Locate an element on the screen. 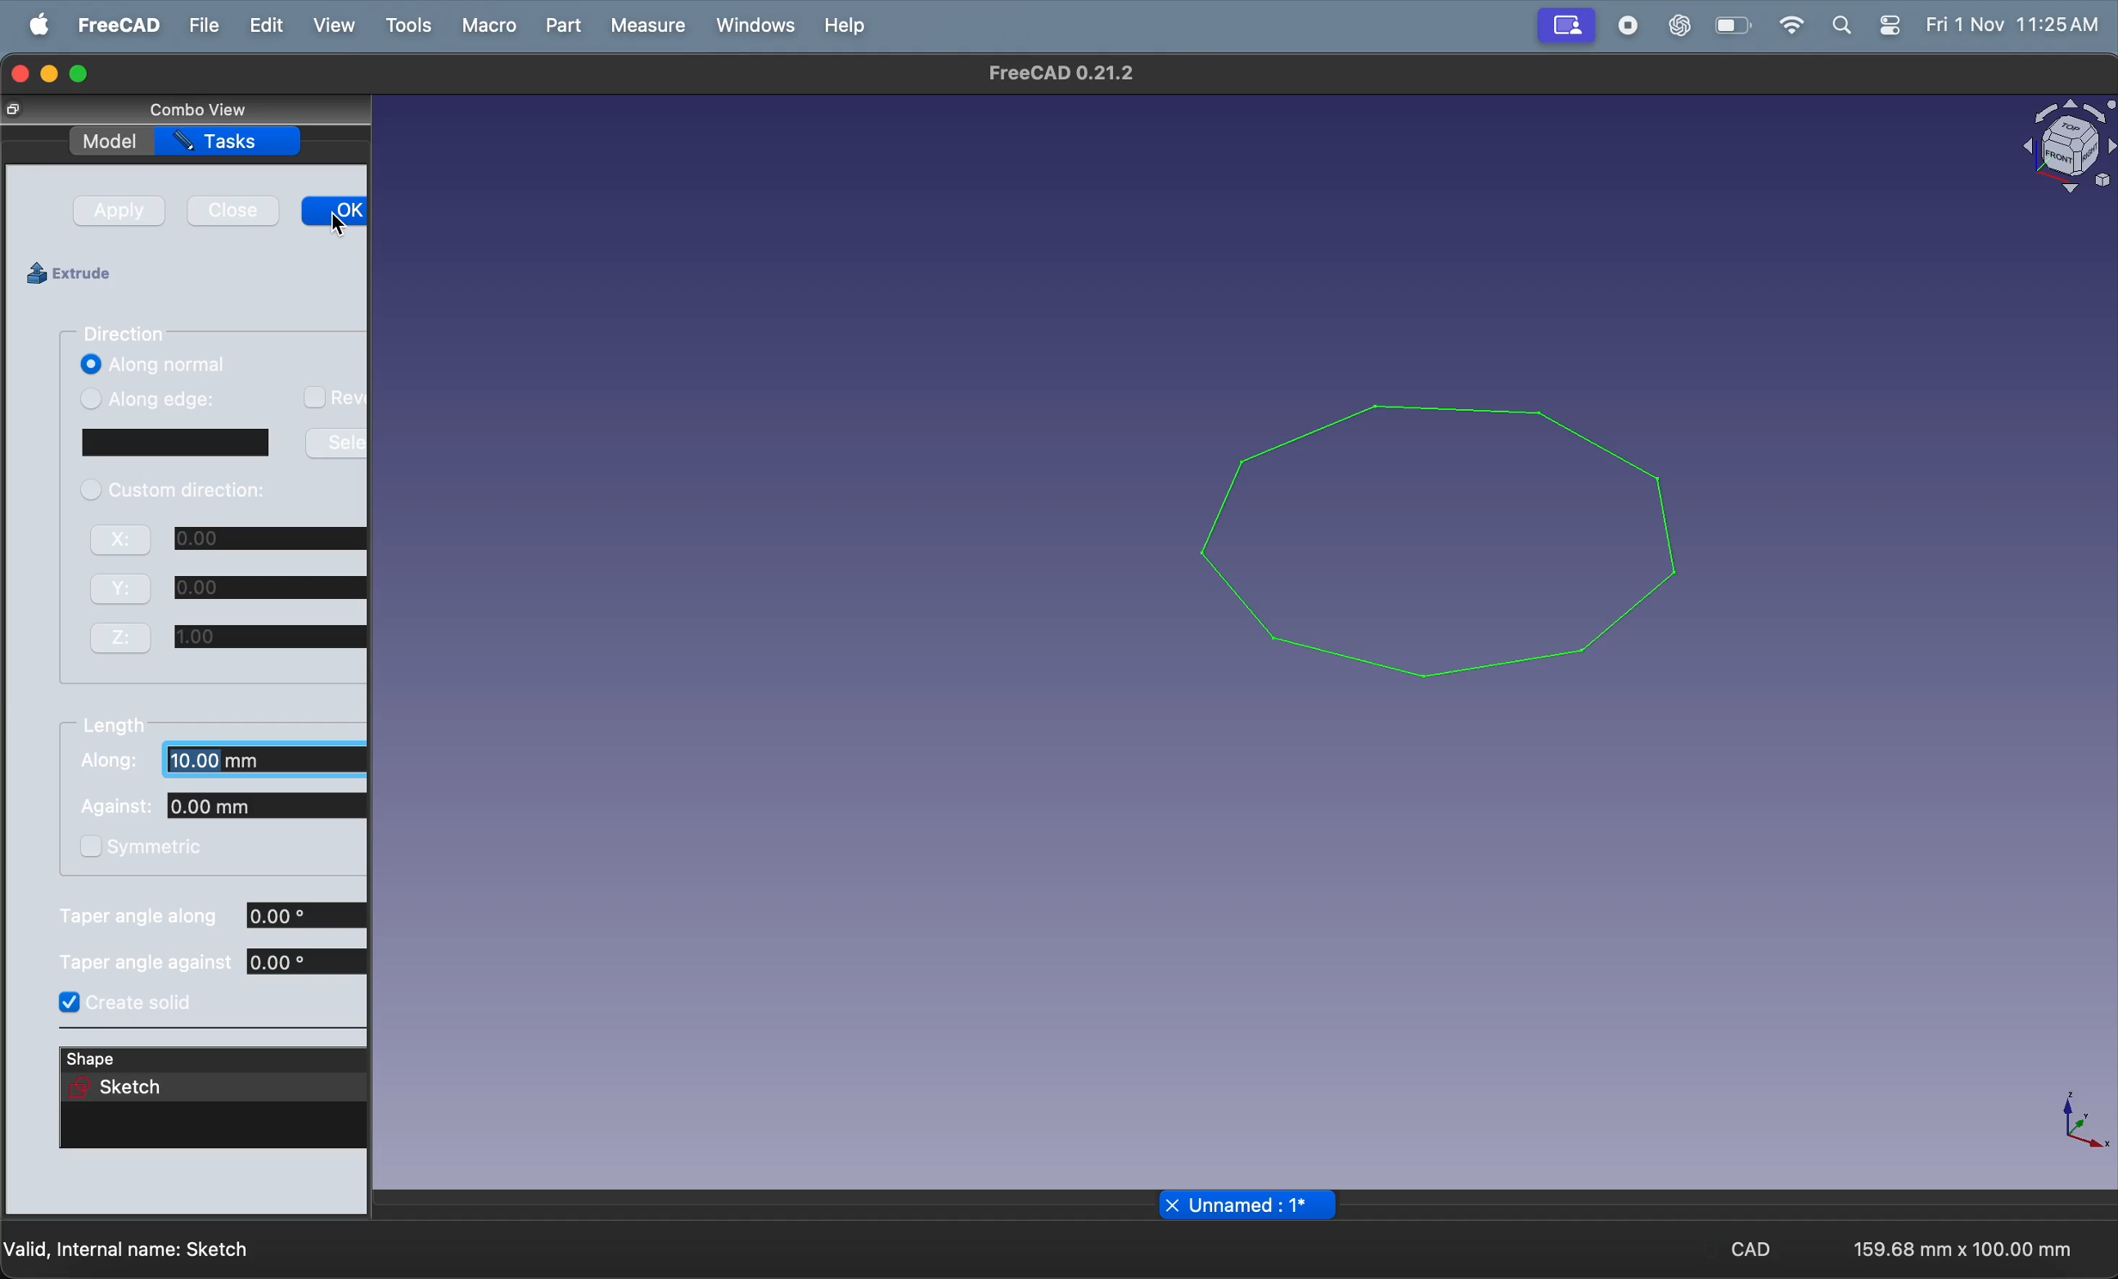 This screenshot has width=2118, height=1279. marco is located at coordinates (487, 26).